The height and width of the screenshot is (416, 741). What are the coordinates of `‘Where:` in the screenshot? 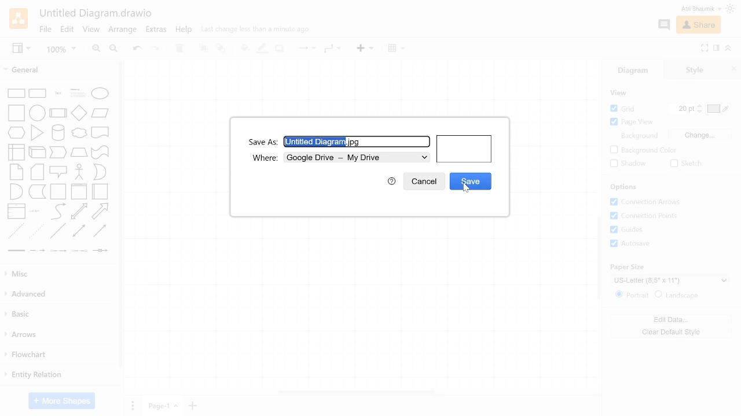 It's located at (264, 158).